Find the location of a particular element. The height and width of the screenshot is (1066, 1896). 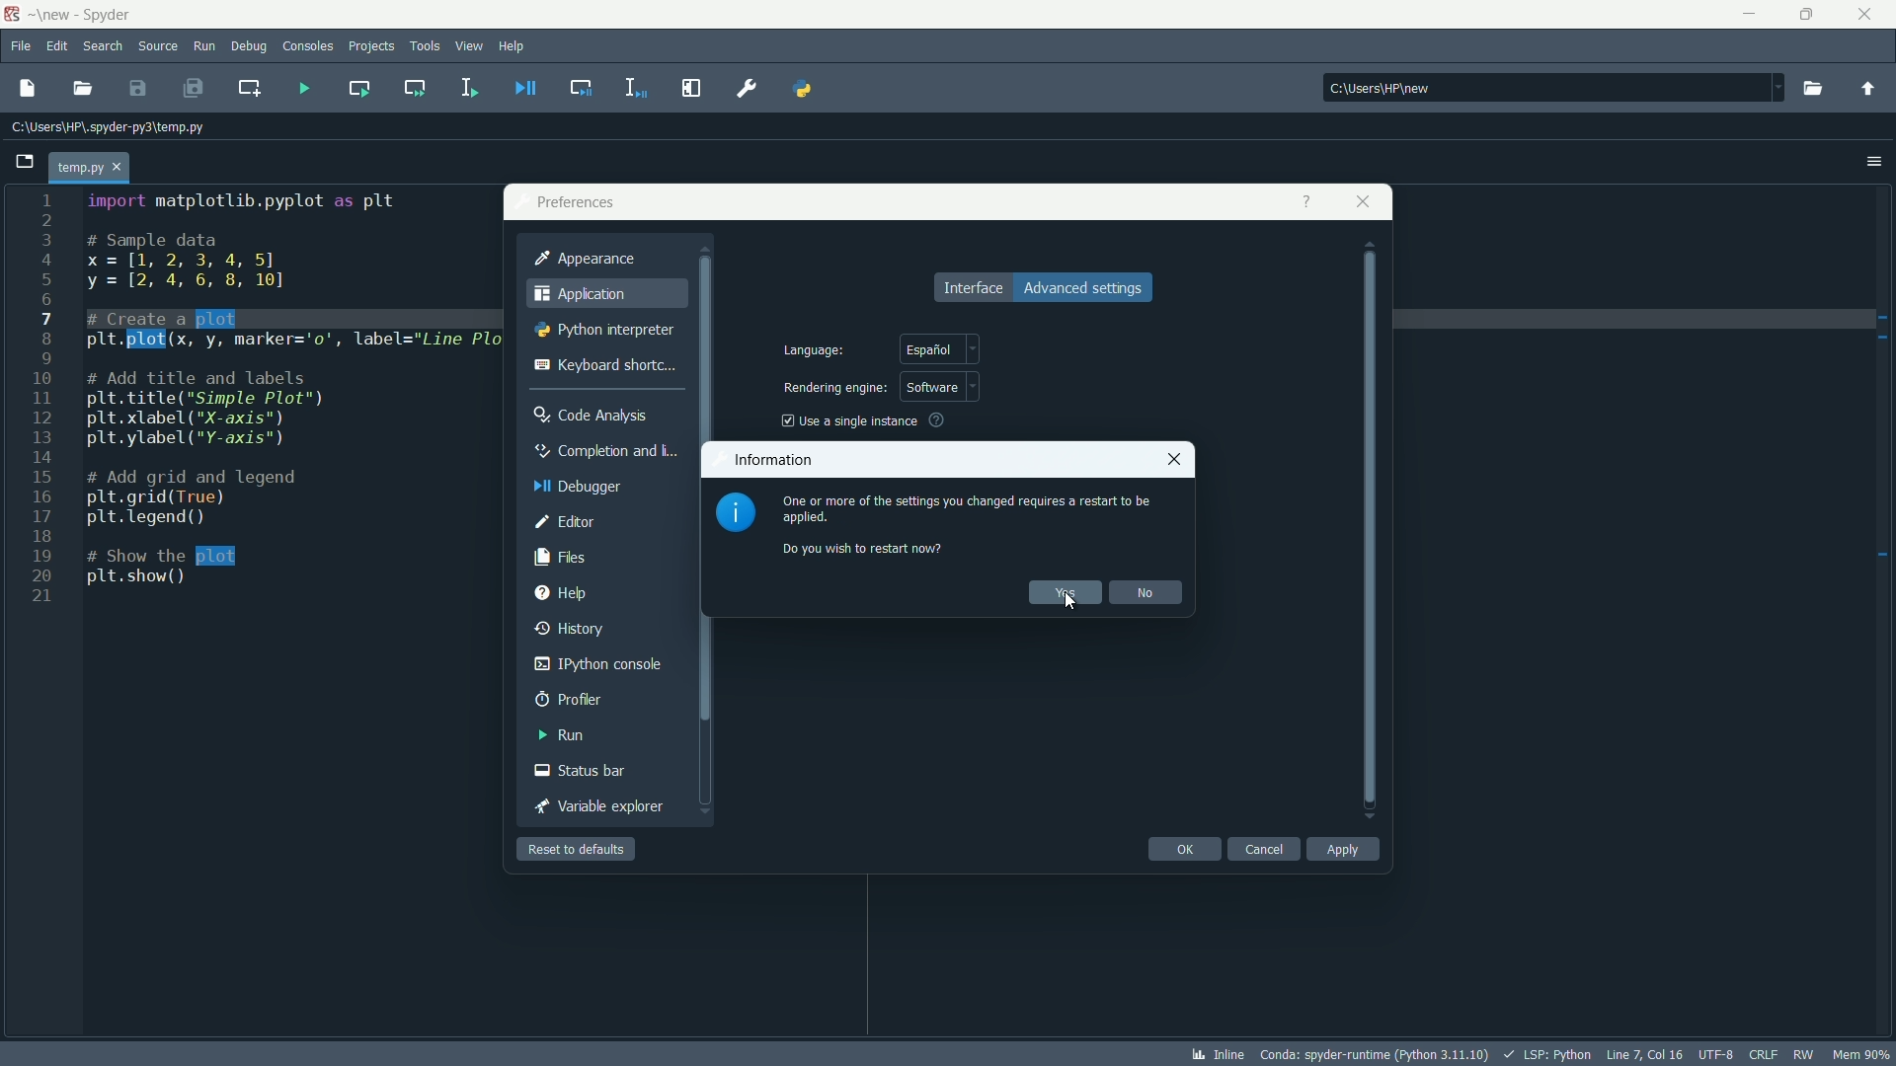

use a single instance is located at coordinates (860, 420).